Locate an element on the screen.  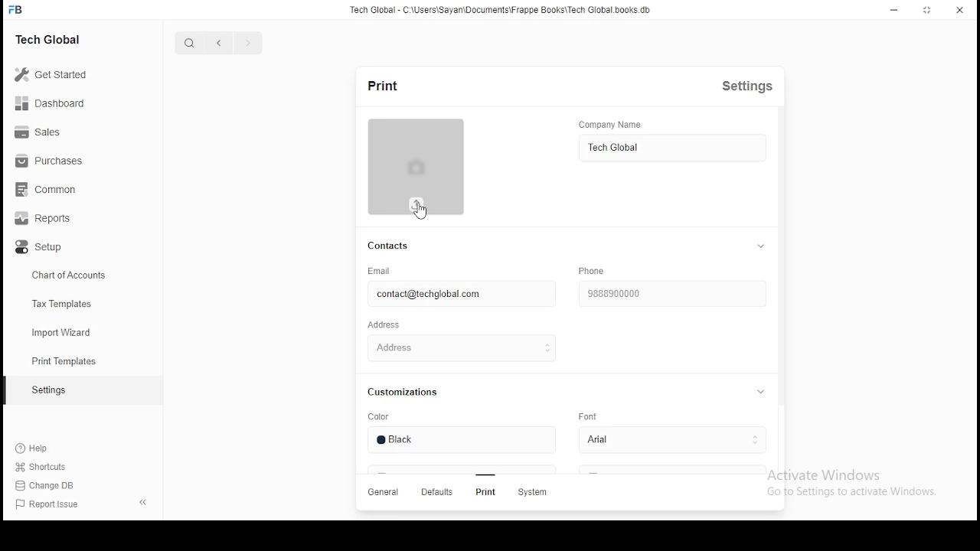
Purchases  is located at coordinates (61, 164).